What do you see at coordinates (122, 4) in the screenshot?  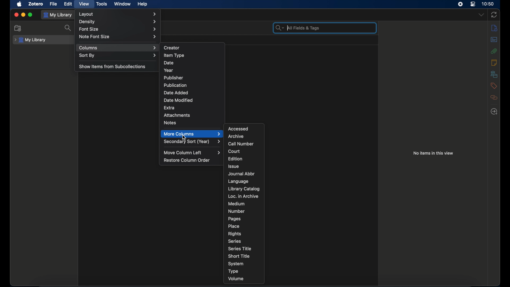 I see `window` at bounding box center [122, 4].